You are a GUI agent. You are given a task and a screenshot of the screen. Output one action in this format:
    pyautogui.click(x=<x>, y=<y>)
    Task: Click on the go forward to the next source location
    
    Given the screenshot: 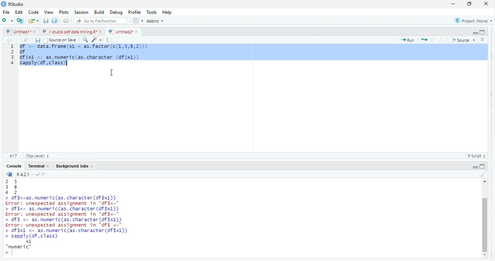 What is the action you would take?
    pyautogui.click(x=18, y=40)
    